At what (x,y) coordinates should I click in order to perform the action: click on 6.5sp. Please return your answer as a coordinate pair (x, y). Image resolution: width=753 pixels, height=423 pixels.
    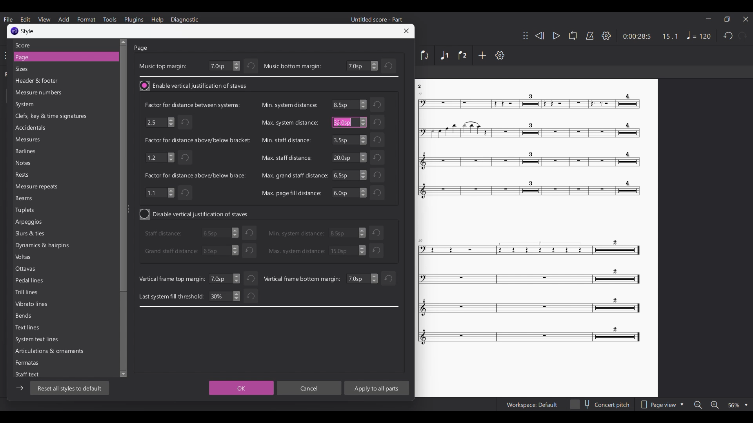
    Looking at the image, I should click on (218, 234).